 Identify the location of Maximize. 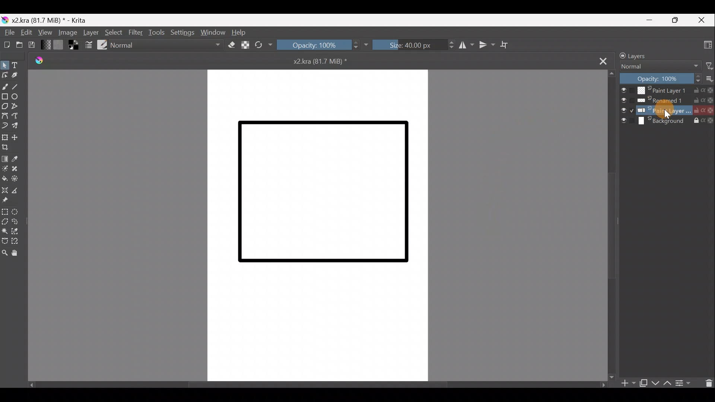
(675, 20).